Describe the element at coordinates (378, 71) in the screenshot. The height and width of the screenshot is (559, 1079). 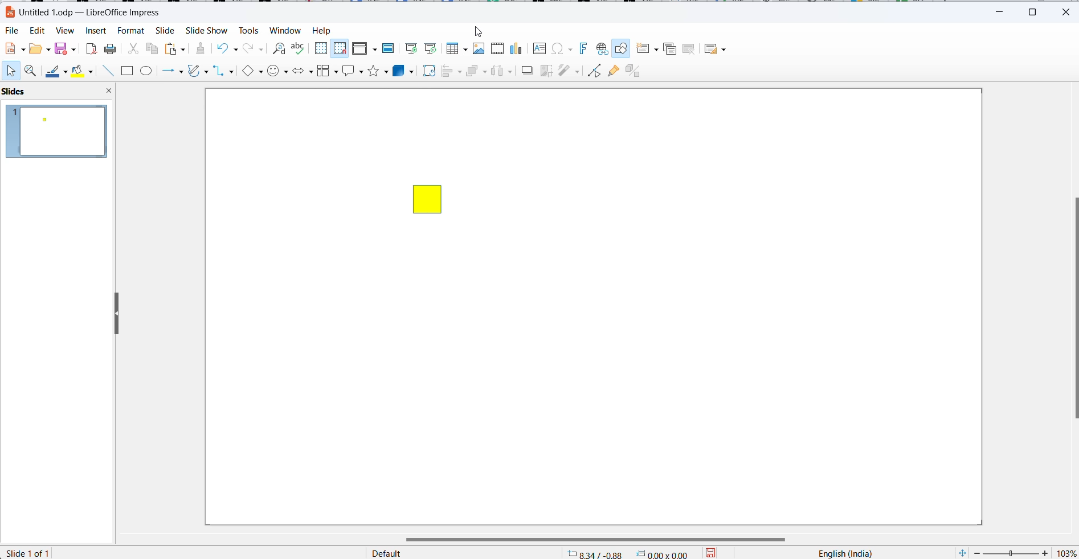
I see `star shapes` at that location.